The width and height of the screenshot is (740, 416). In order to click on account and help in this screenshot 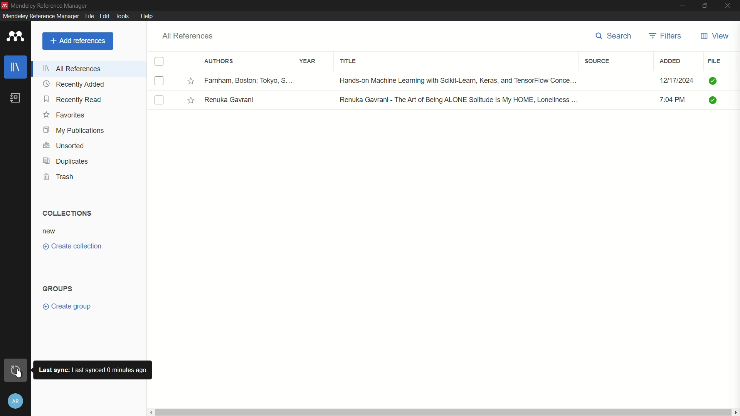, I will do `click(17, 401)`.